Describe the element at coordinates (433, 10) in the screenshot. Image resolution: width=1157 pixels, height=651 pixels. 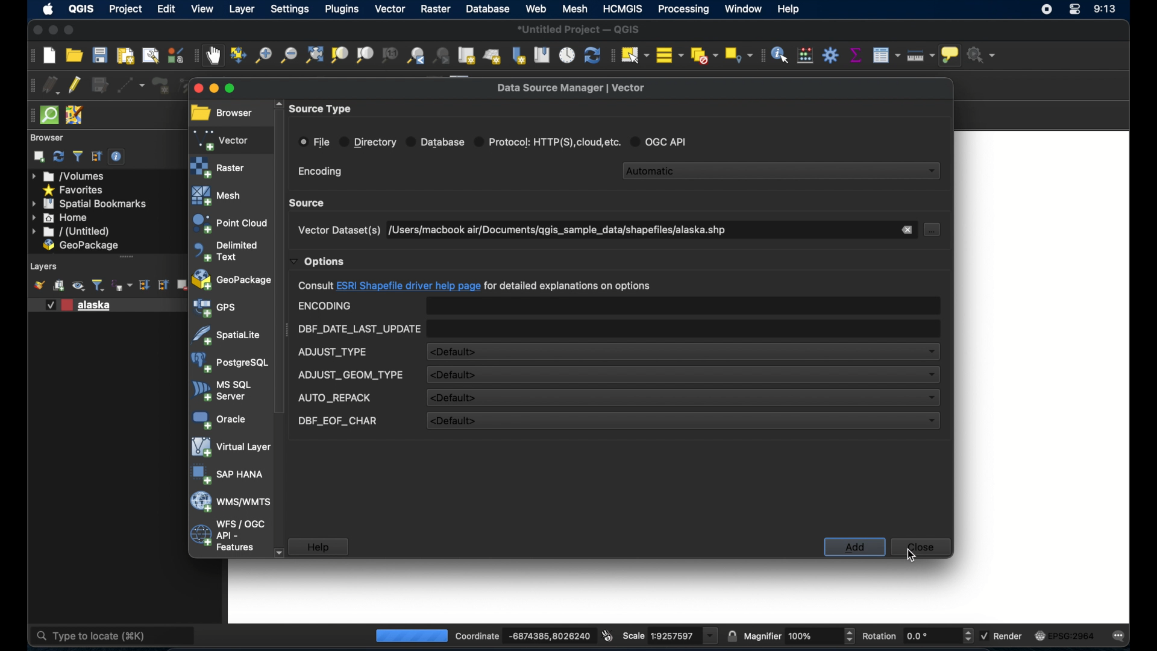
I see `raster` at that location.